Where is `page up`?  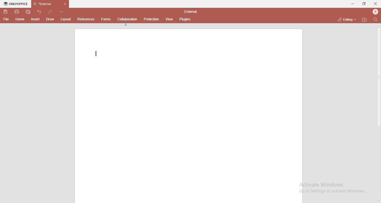 page up is located at coordinates (378, 26).